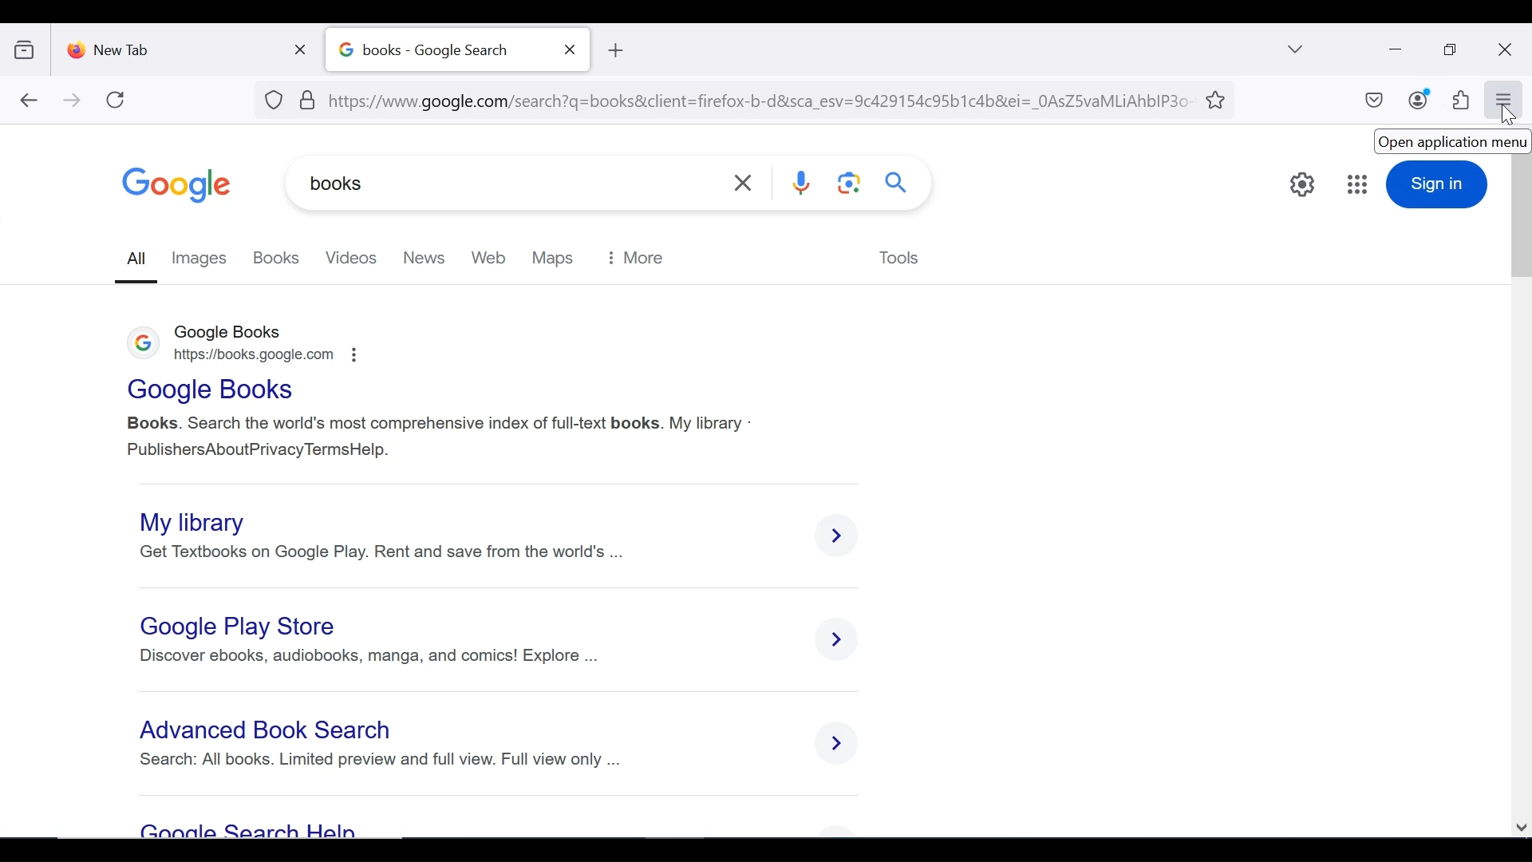 This screenshot has width=1532, height=862. What do you see at coordinates (349, 257) in the screenshot?
I see `videos` at bounding box center [349, 257].